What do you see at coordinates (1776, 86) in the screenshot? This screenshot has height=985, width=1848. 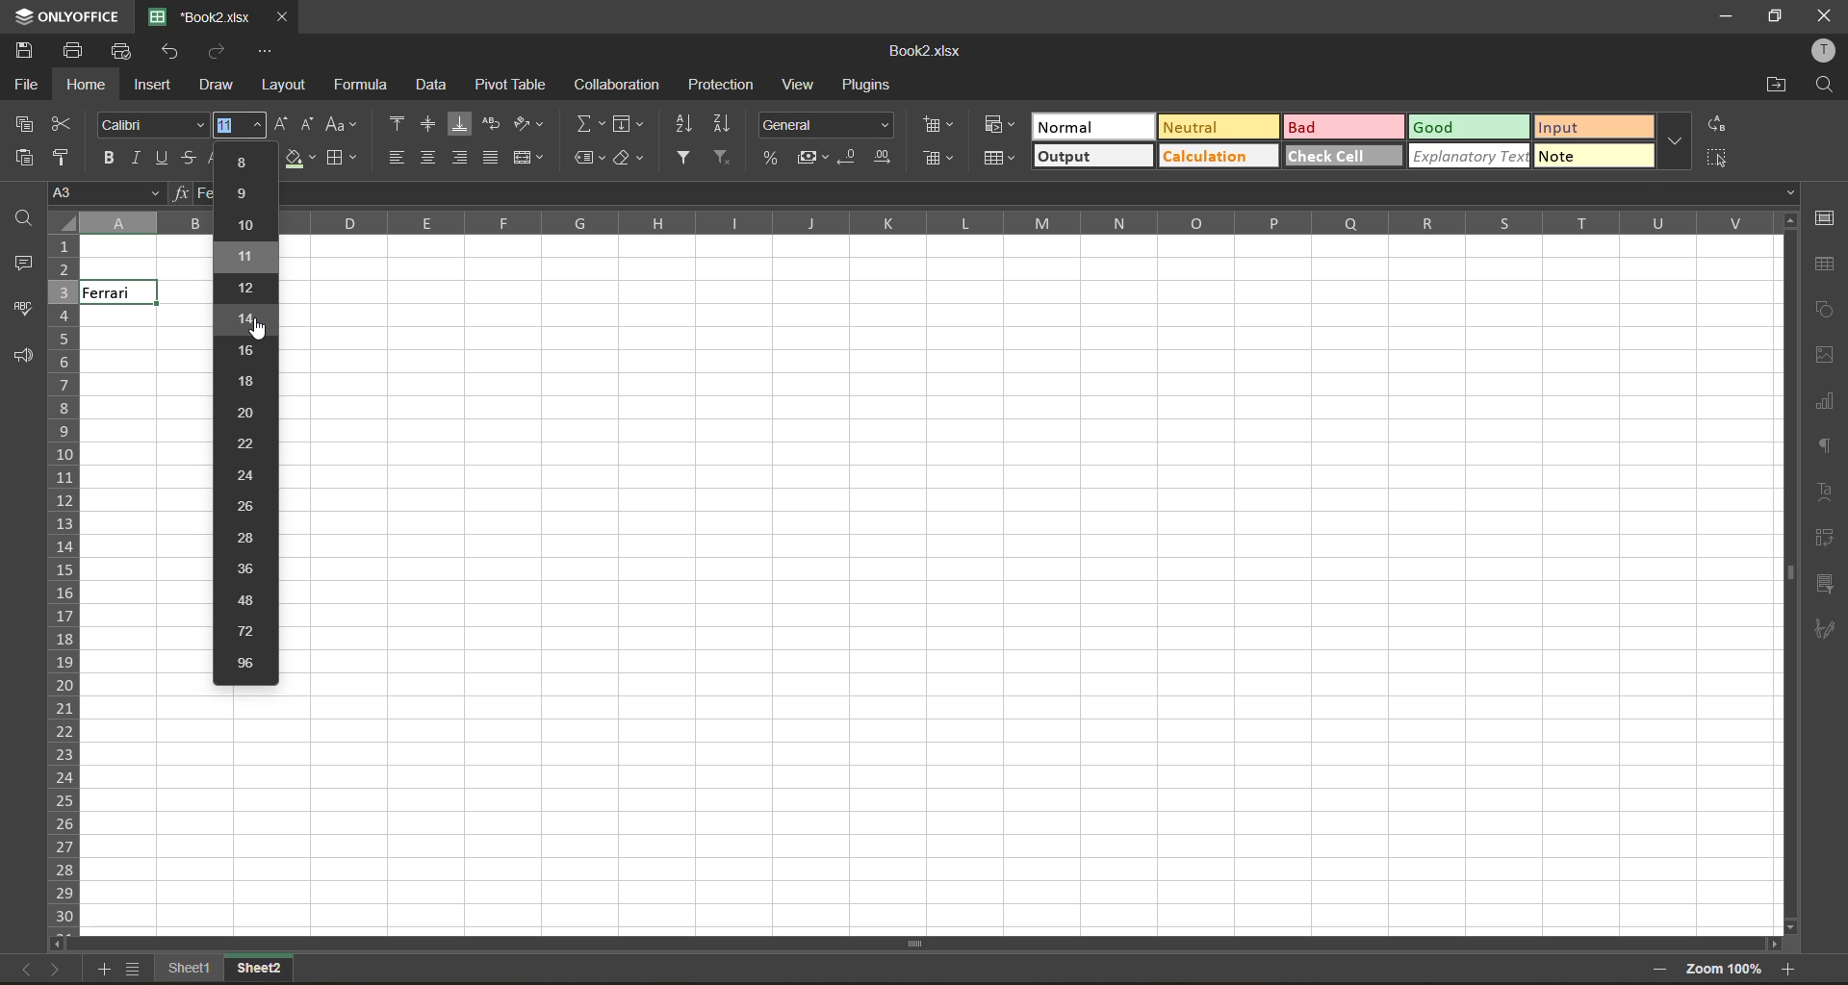 I see `open location` at bounding box center [1776, 86].